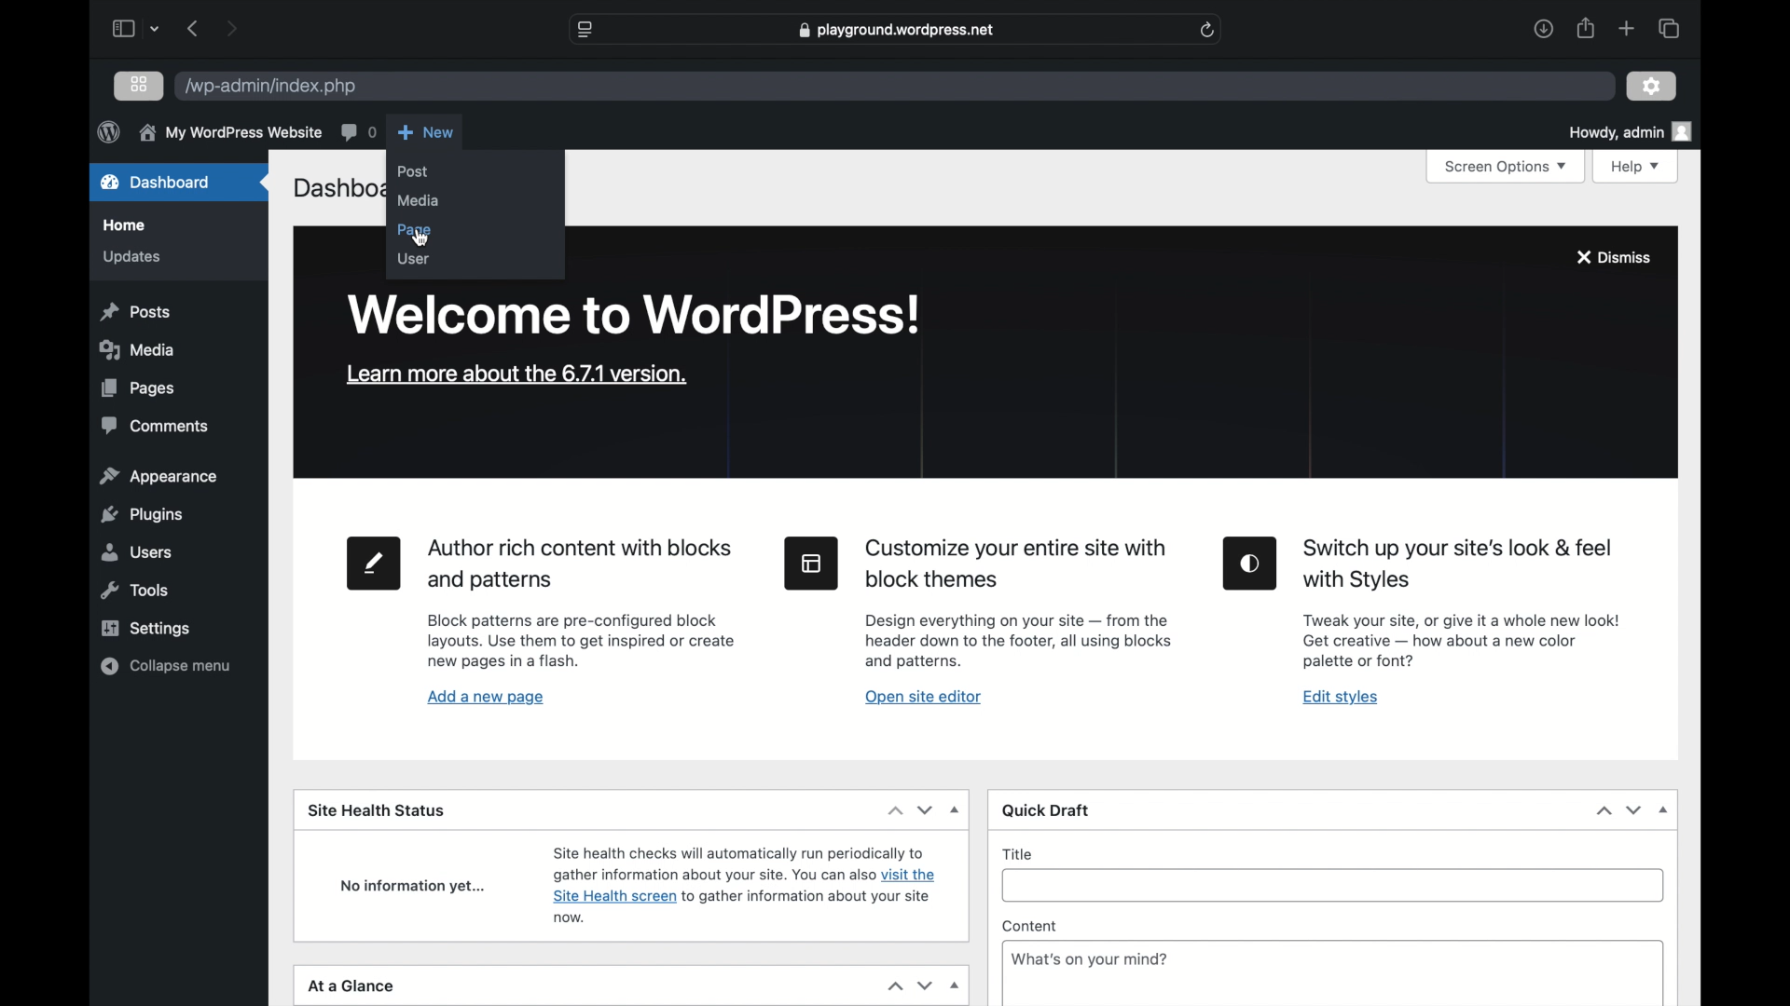 Image resolution: width=1790 pixels, height=1006 pixels. What do you see at coordinates (957, 809) in the screenshot?
I see `dropdown` at bounding box center [957, 809].